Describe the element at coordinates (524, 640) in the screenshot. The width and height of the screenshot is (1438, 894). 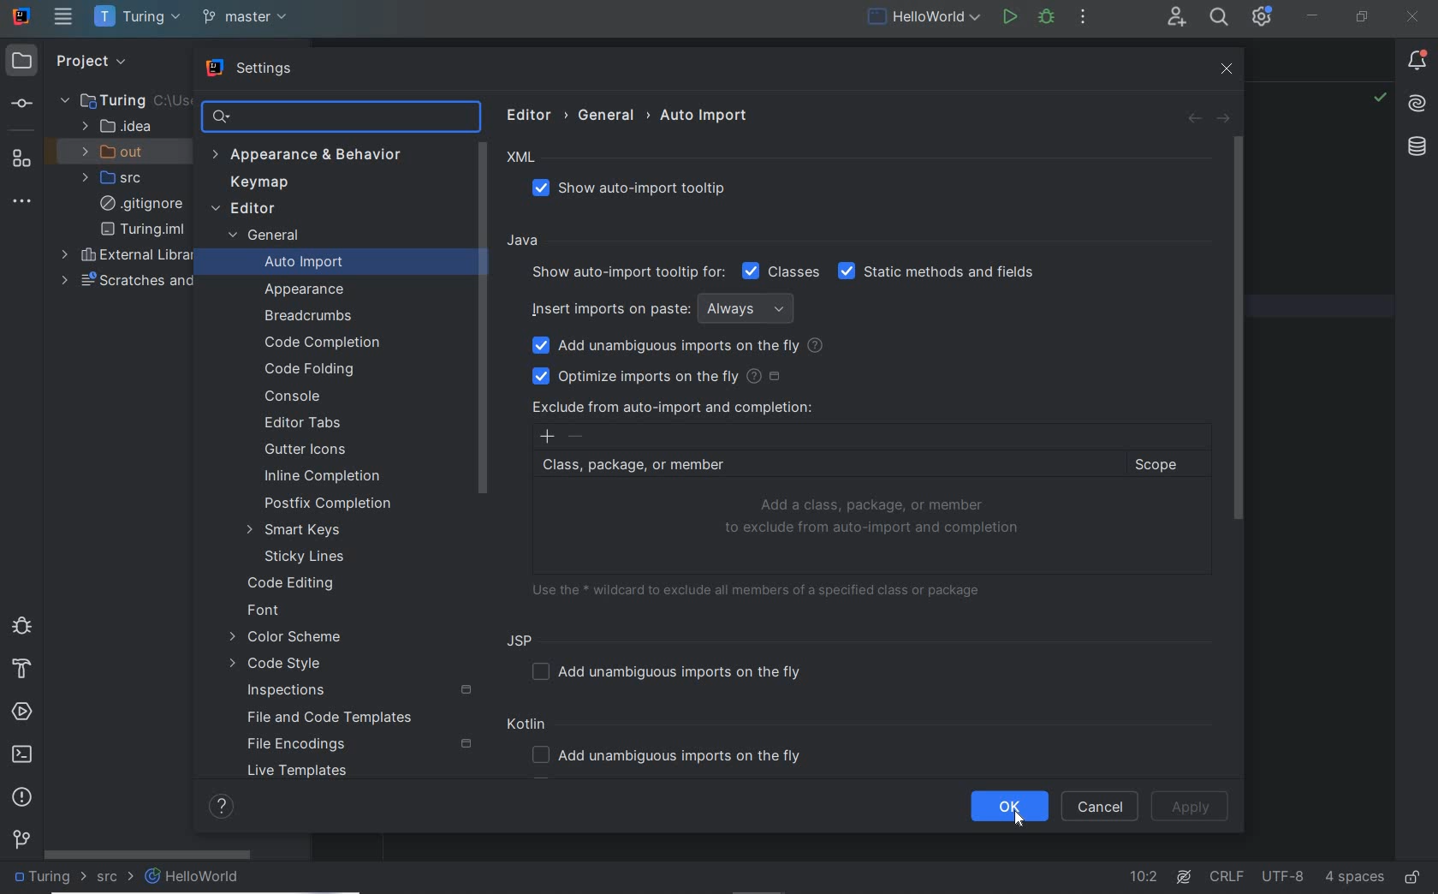
I see `JSP` at that location.